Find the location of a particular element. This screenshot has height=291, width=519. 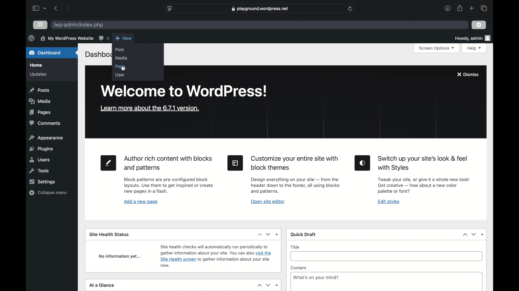

cursor is located at coordinates (123, 68).